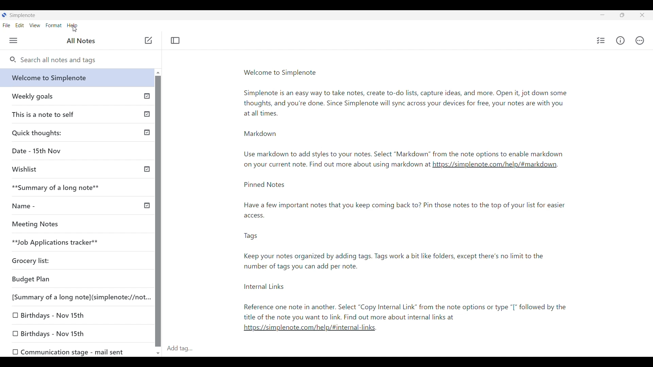  Describe the element at coordinates (68, 132) in the screenshot. I see `Quick thoughts:` at that location.